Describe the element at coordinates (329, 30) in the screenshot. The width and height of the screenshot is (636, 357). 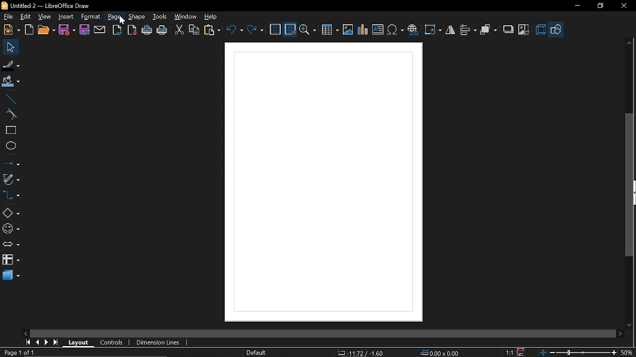
I see `Insert table` at that location.